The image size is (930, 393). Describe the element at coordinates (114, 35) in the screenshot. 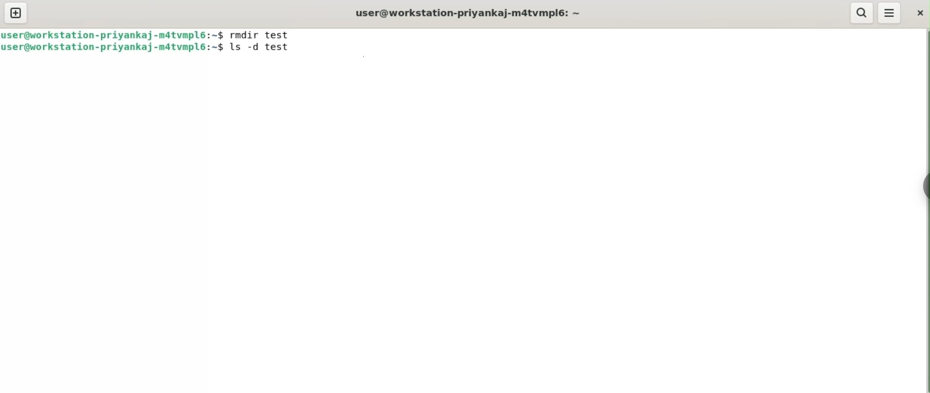

I see `user@workstation-priyankaj-m4tvmpl6: ~$` at that location.